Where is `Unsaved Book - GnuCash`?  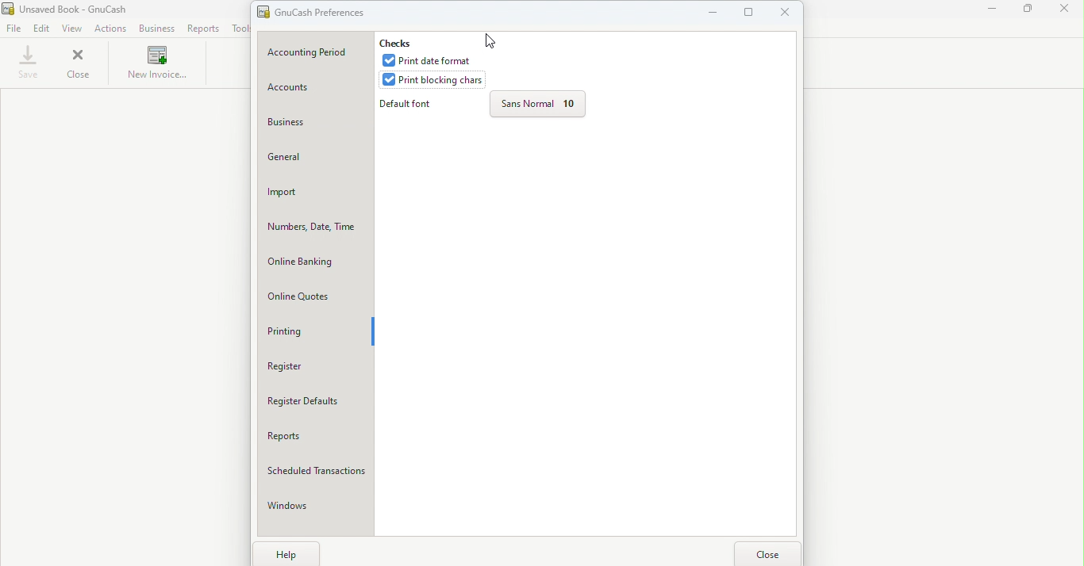
Unsaved Book - GnuCash is located at coordinates (84, 9).